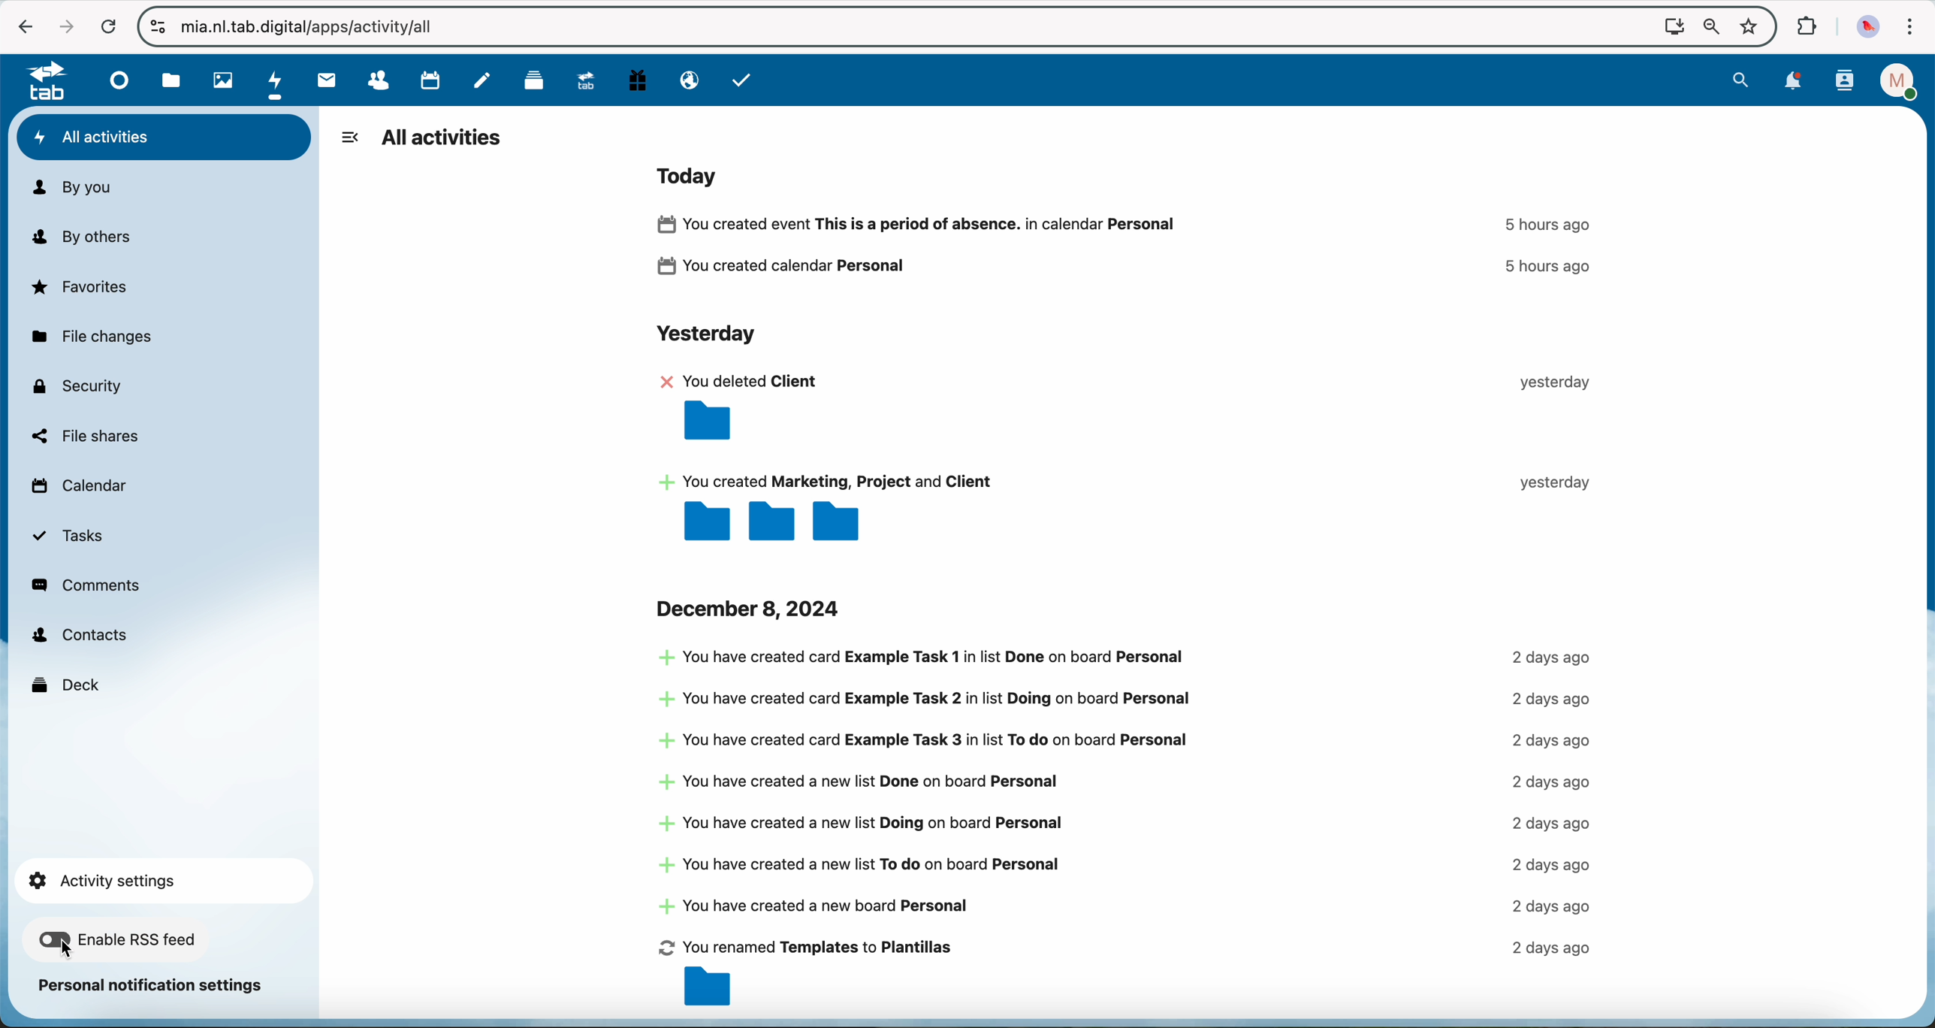 This screenshot has width=1935, height=1028. Describe the element at coordinates (349, 137) in the screenshot. I see `hide sidebar` at that location.